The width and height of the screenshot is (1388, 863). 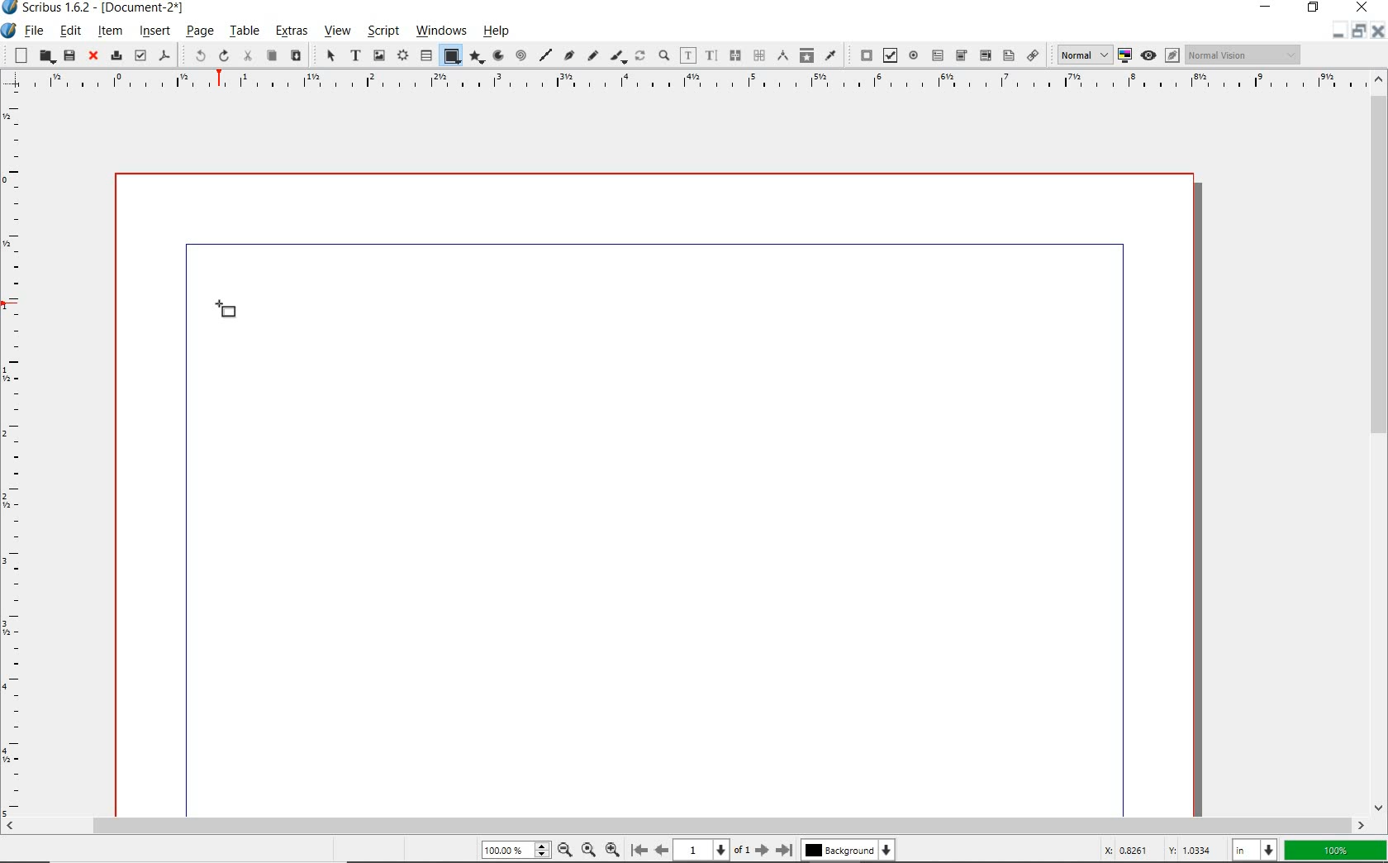 I want to click on ruler, so click(x=16, y=454).